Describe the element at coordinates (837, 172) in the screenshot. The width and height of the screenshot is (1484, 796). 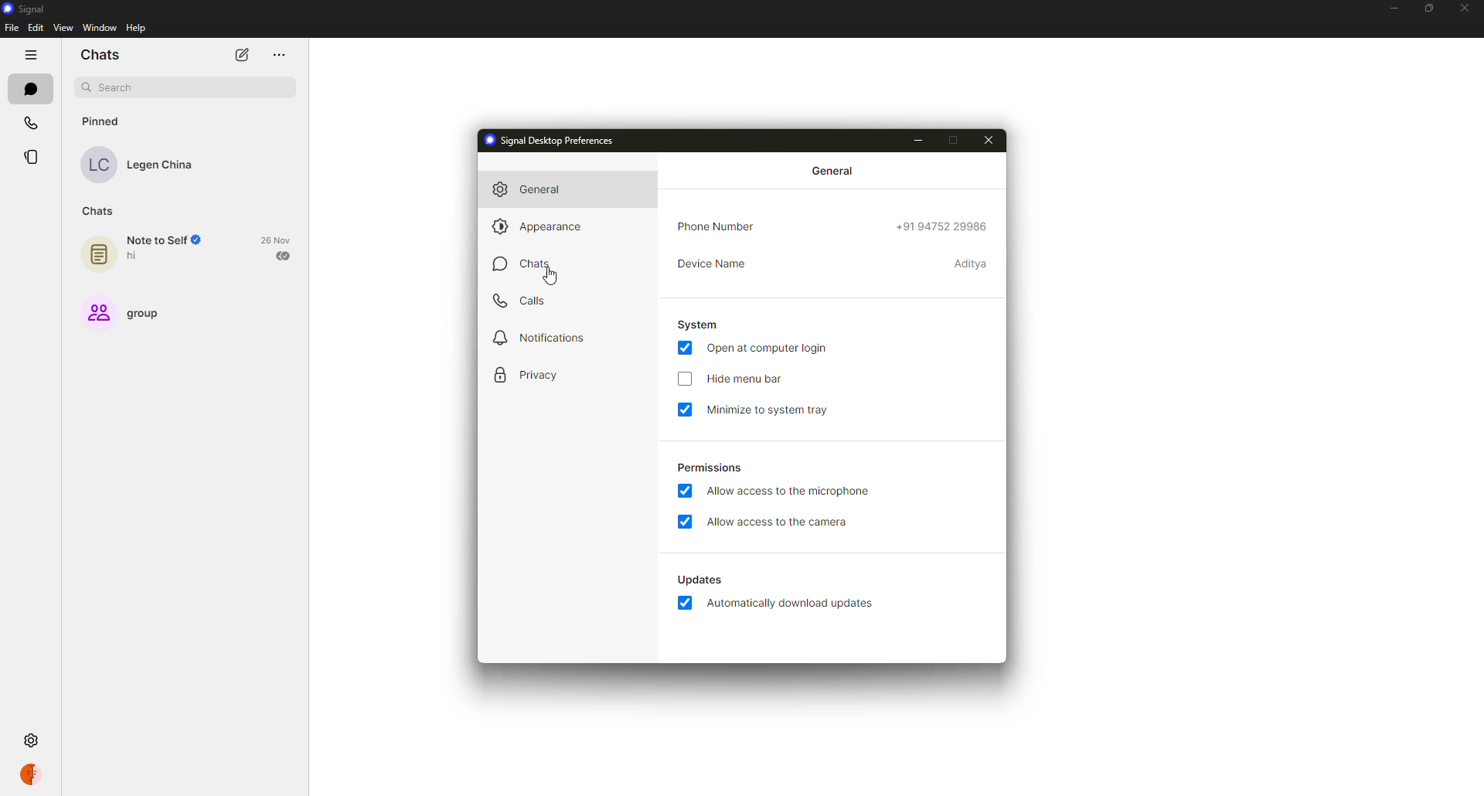
I see `general` at that location.